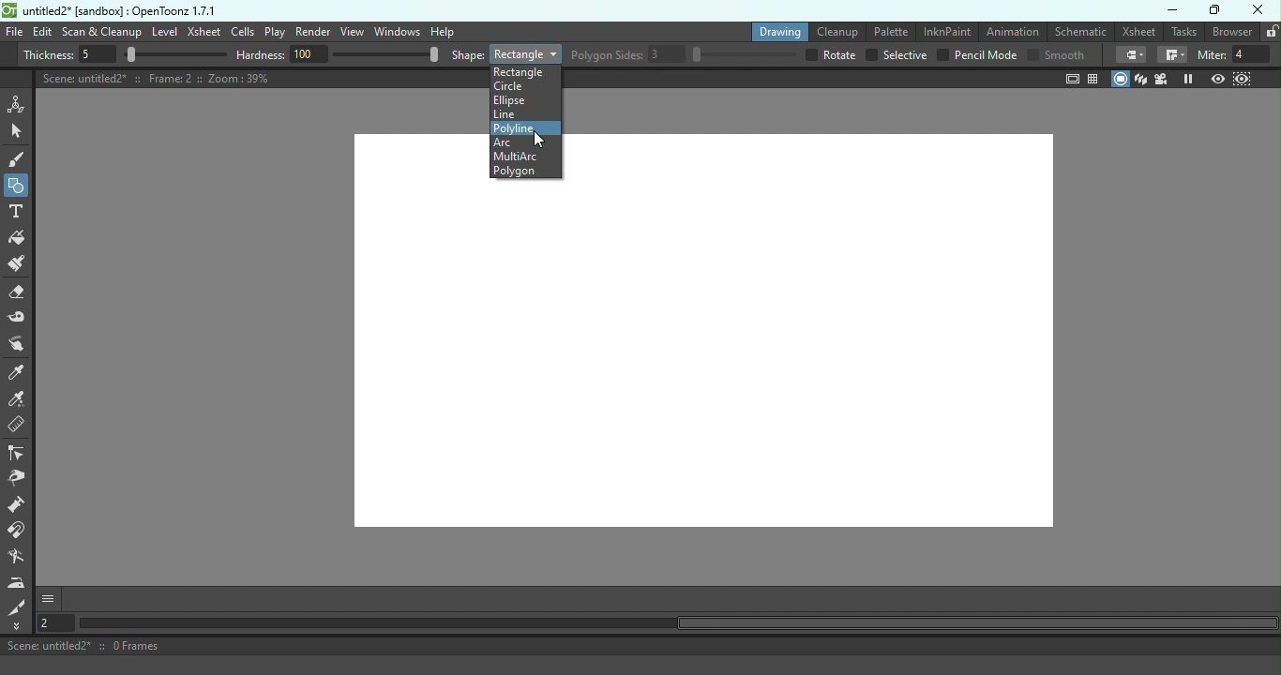  I want to click on Hardness, so click(339, 55).